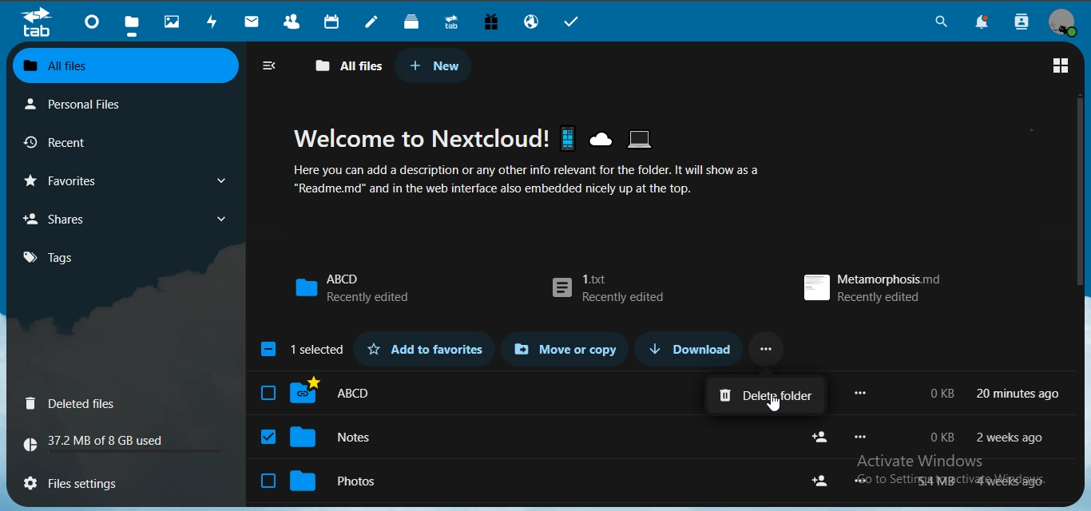 This screenshot has width=1091, height=511. What do you see at coordinates (1065, 22) in the screenshot?
I see `view profile` at bounding box center [1065, 22].